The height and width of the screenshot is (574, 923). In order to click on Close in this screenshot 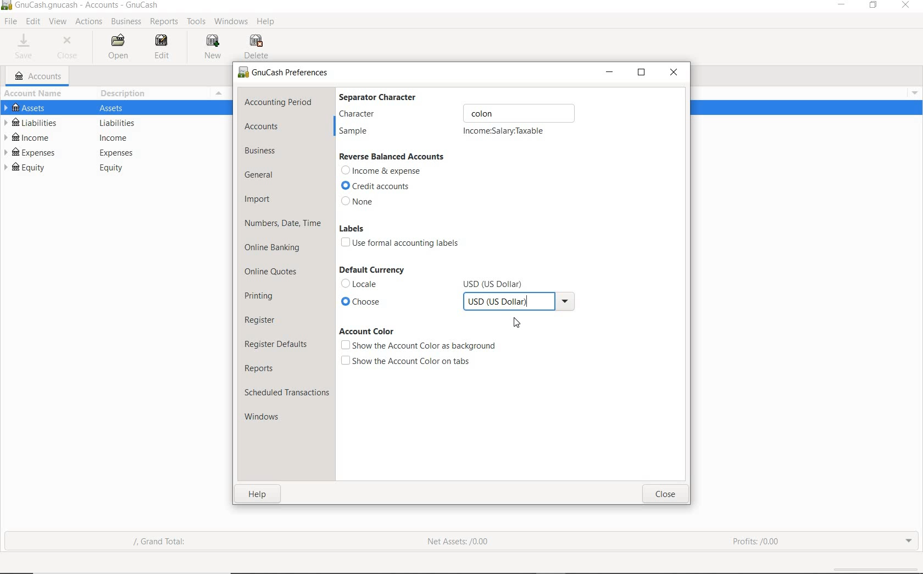, I will do `click(905, 7)`.